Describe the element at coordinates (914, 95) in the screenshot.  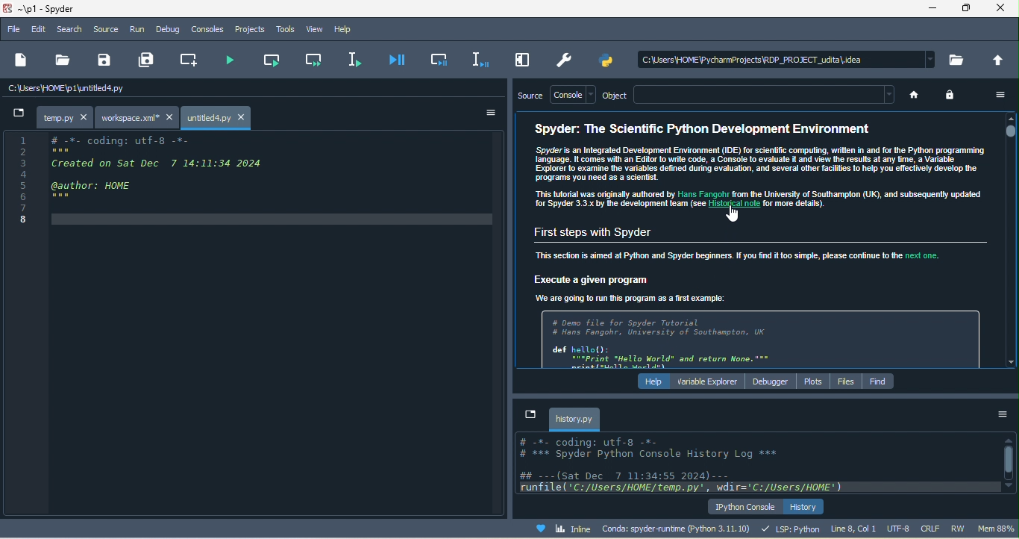
I see `home` at that location.